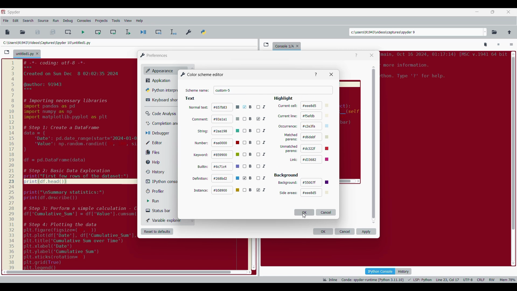 The width and height of the screenshot is (517, 291). What do you see at coordinates (25, 54) in the screenshot?
I see `Current tab` at bounding box center [25, 54].